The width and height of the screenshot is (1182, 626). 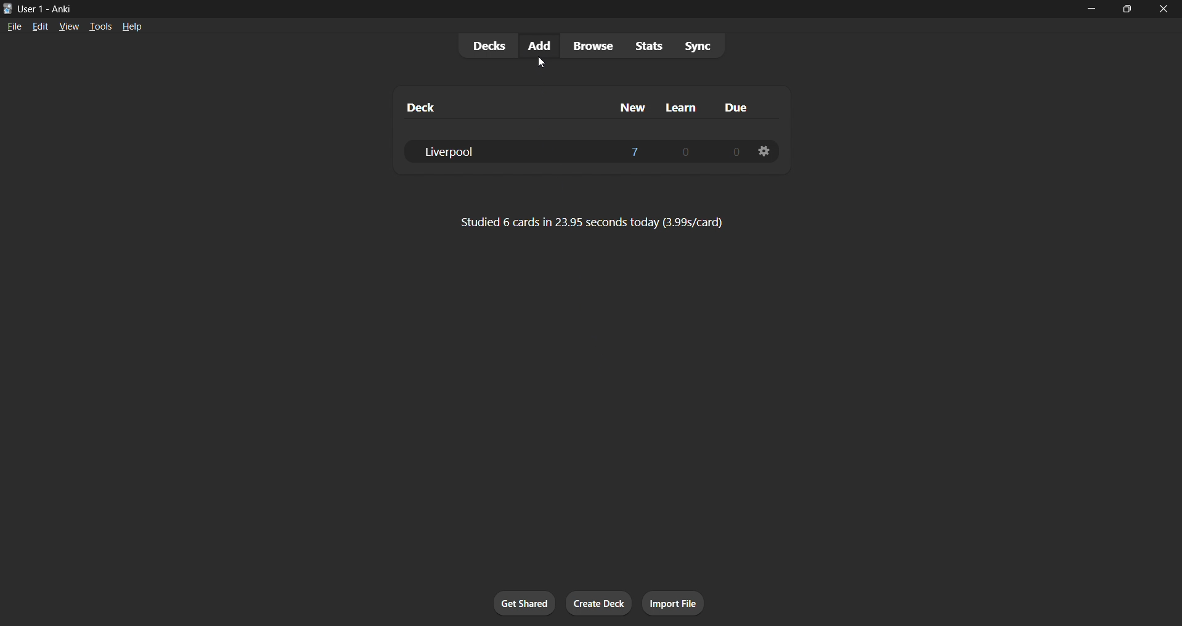 What do you see at coordinates (538, 62) in the screenshot?
I see `Cursor` at bounding box center [538, 62].